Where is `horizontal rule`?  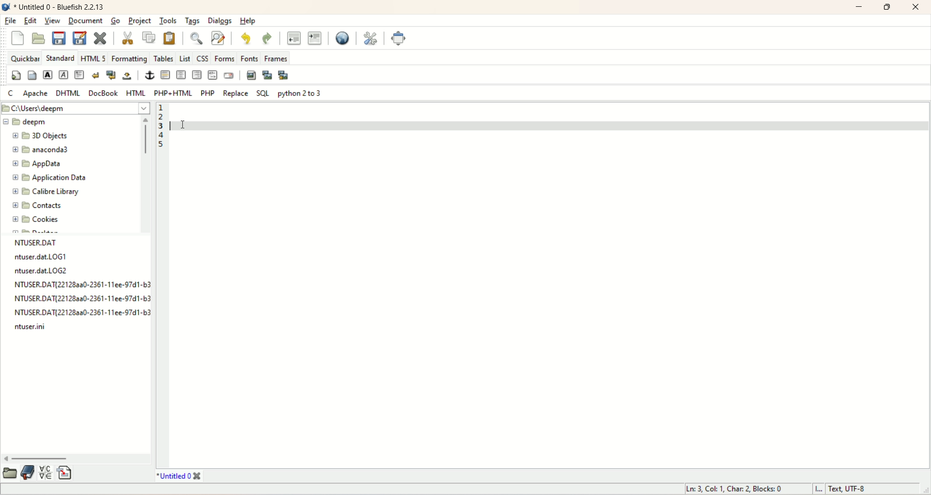 horizontal rule is located at coordinates (166, 76).